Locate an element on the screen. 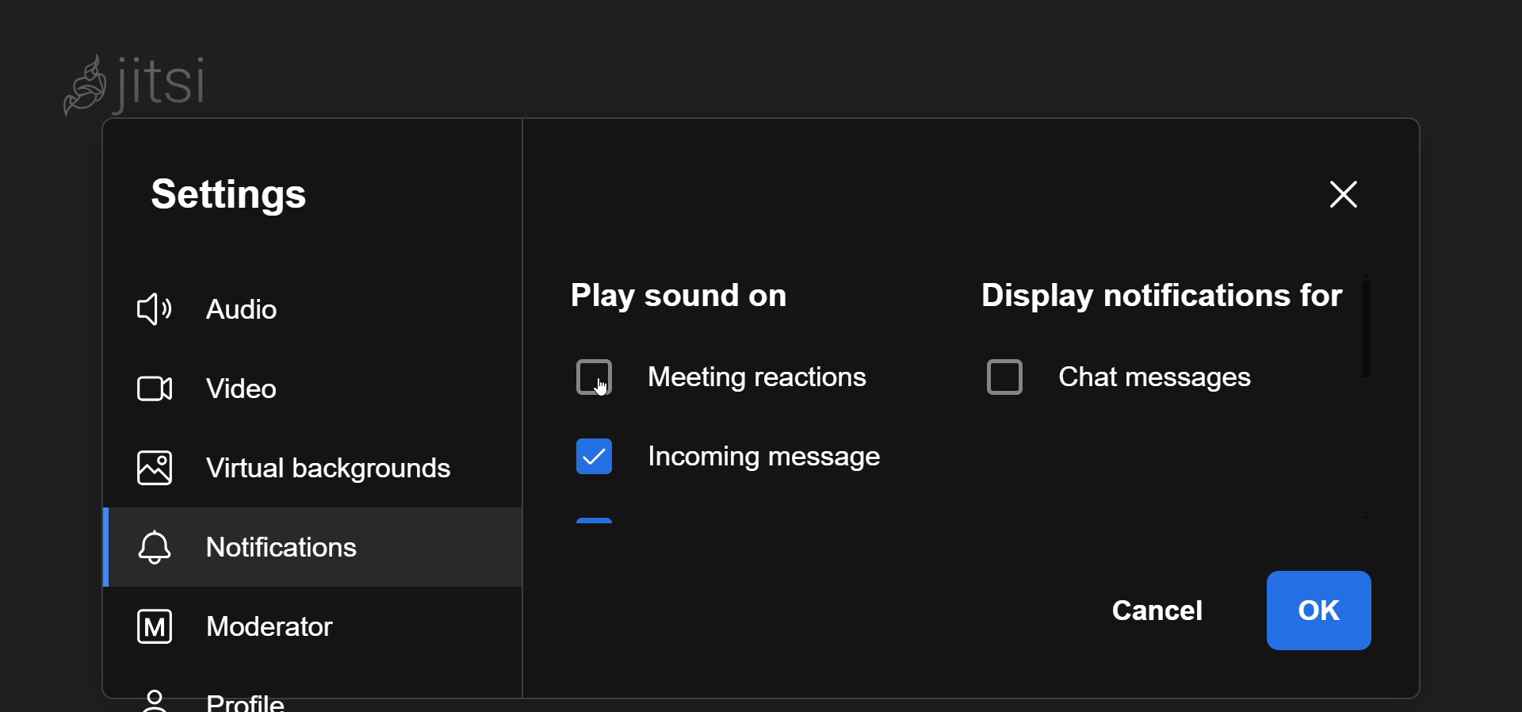  notification is located at coordinates (277, 545).